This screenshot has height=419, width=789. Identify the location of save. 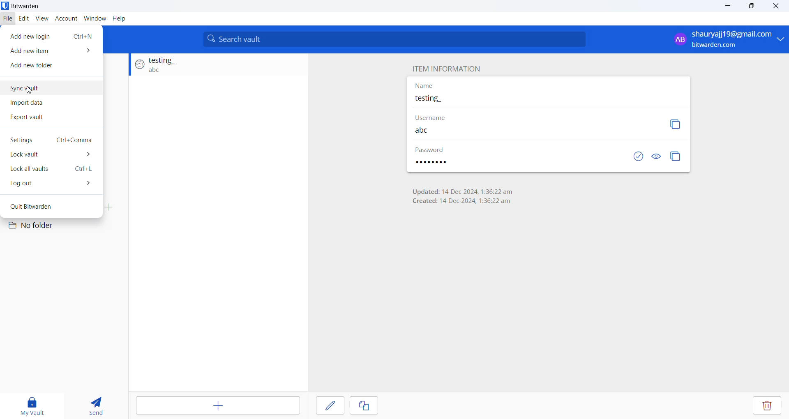
(330, 407).